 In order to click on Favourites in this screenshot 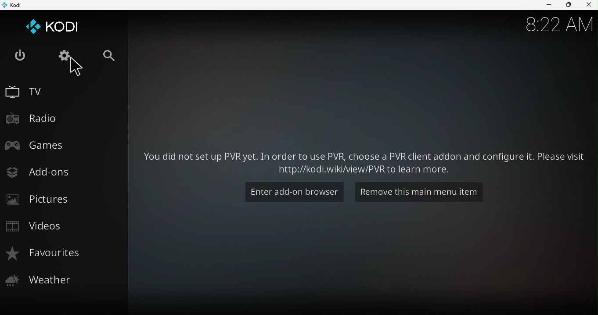, I will do `click(64, 254)`.